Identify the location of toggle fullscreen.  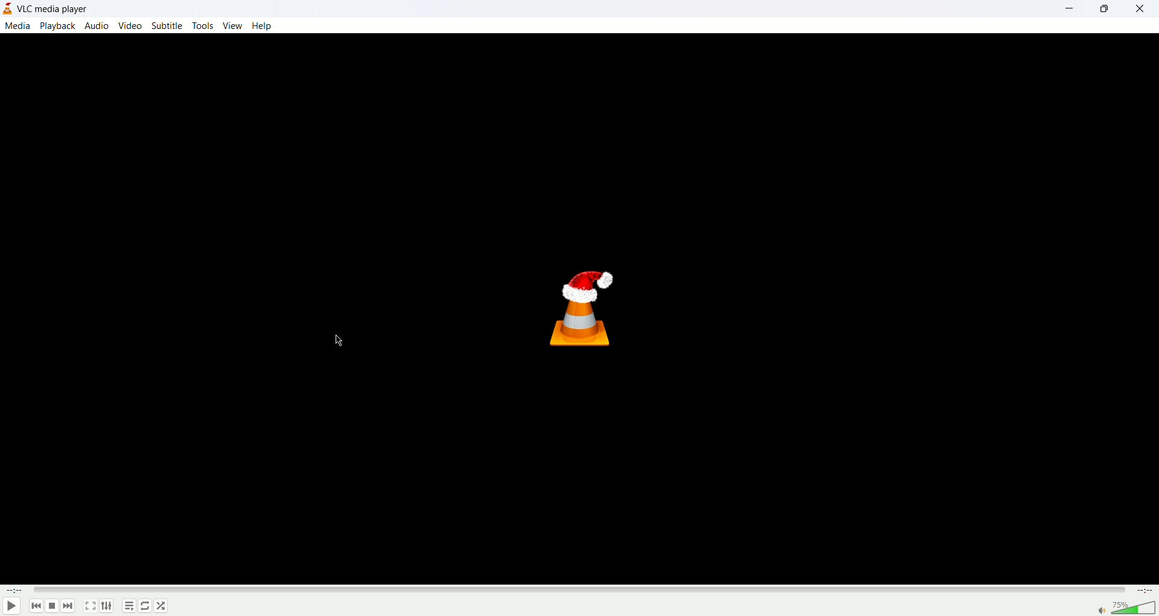
(91, 606).